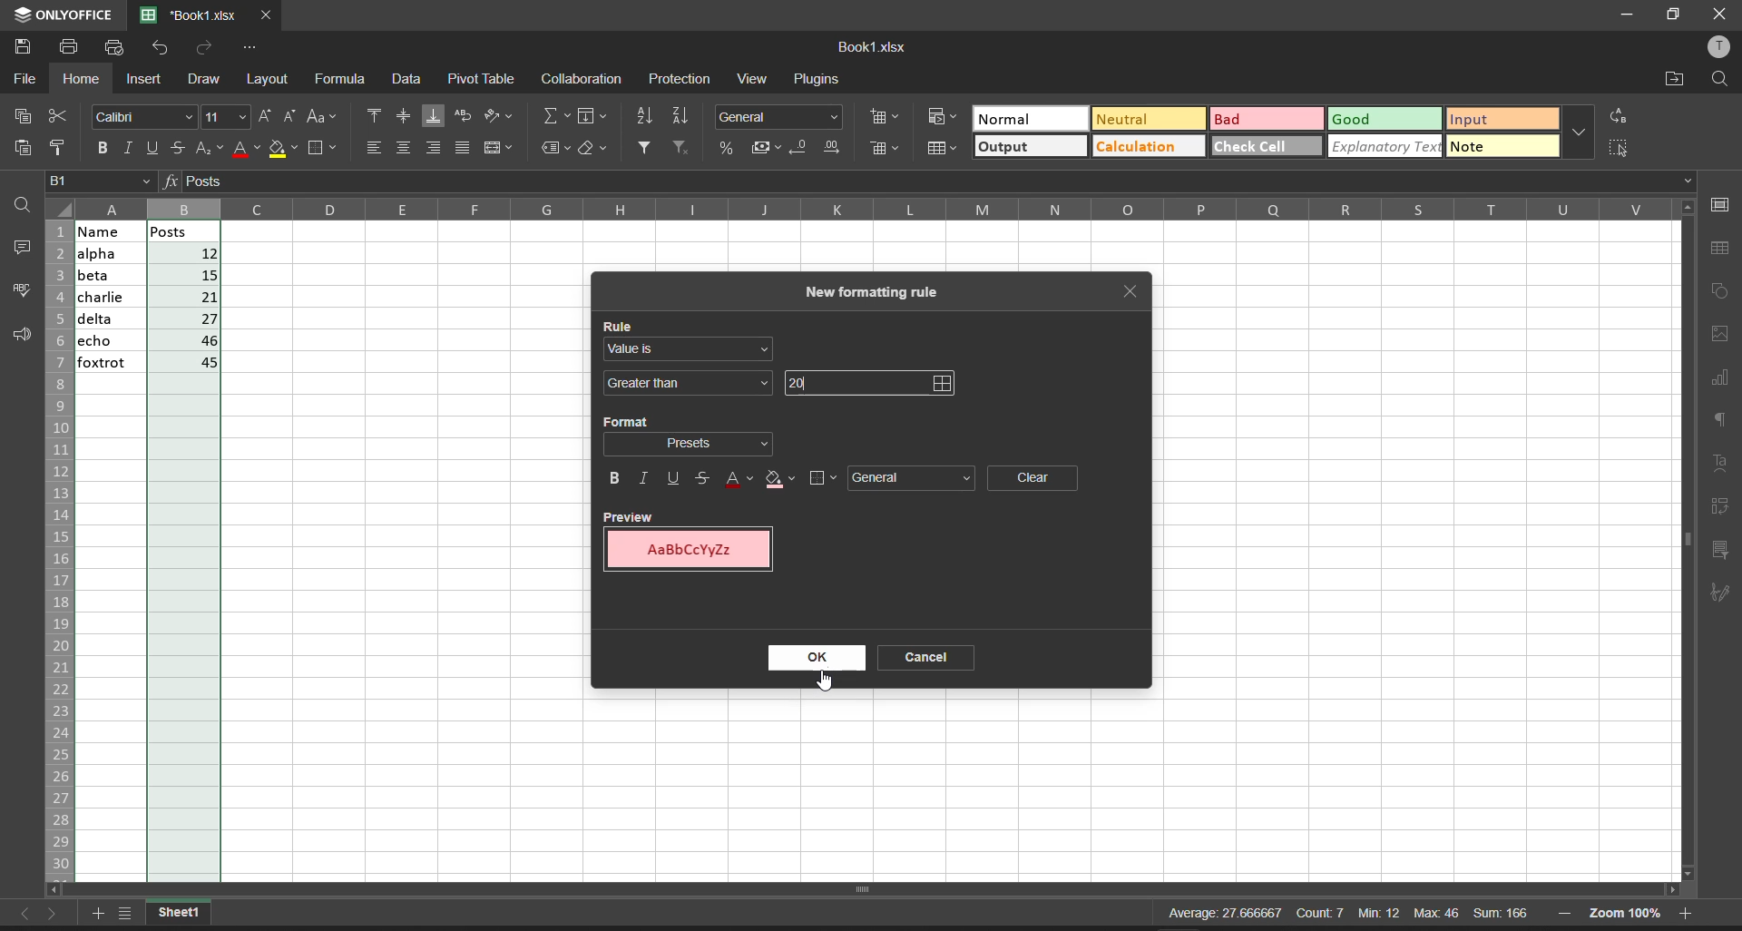  Describe the element at coordinates (267, 14) in the screenshot. I see `close tab` at that location.